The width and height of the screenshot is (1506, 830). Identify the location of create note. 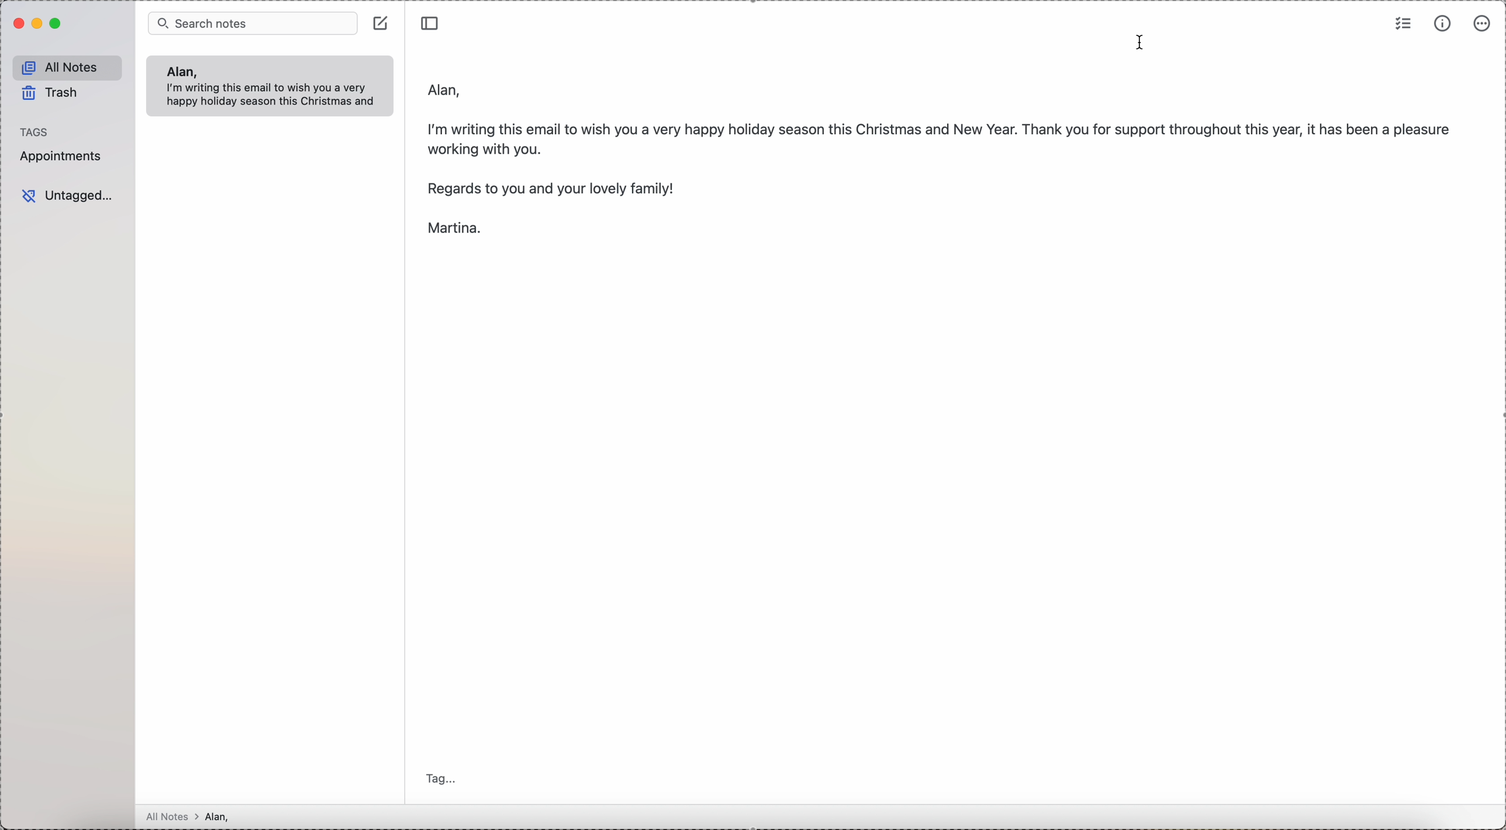
(382, 22).